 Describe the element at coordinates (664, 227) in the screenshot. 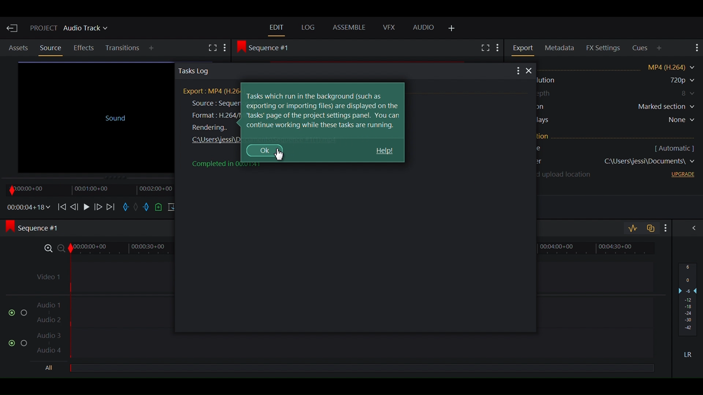

I see `Show settings menu` at that location.